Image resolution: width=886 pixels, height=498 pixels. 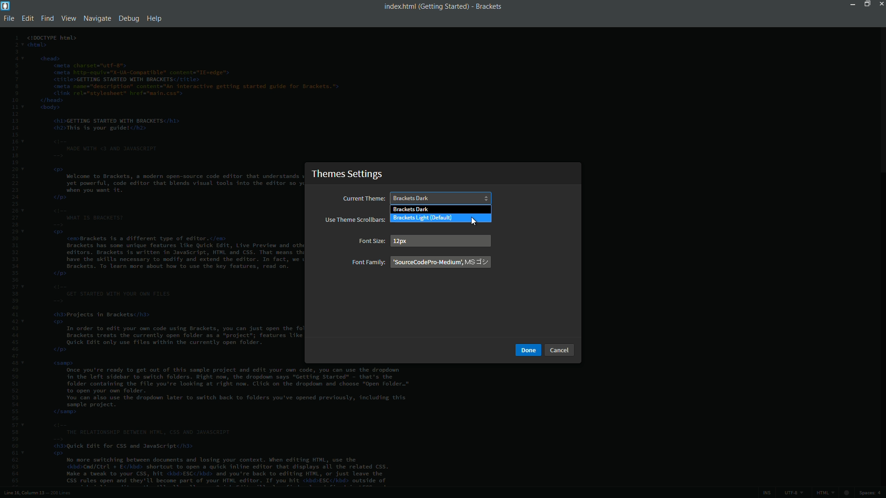 What do you see at coordinates (371, 242) in the screenshot?
I see `font size` at bounding box center [371, 242].